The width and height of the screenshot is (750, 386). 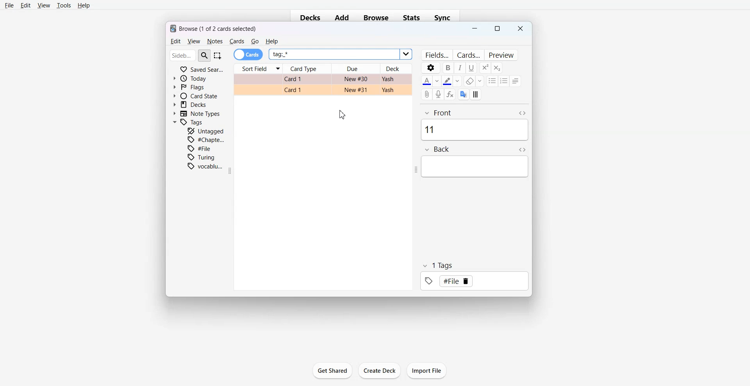 I want to click on Tag, so click(x=474, y=275).